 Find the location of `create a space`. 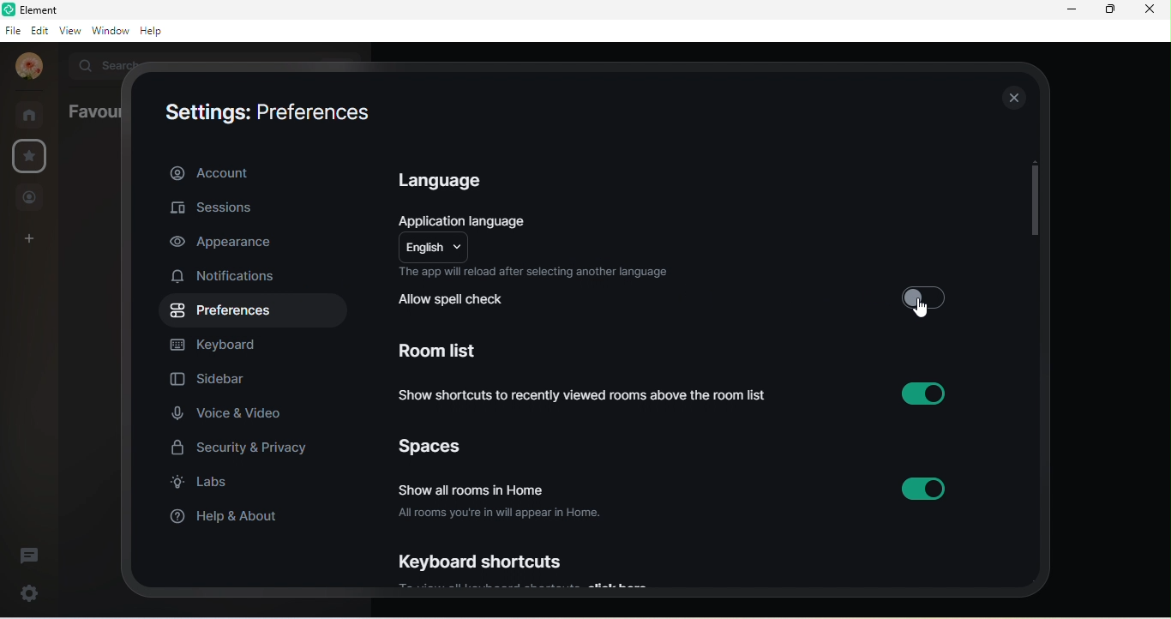

create a space is located at coordinates (27, 240).